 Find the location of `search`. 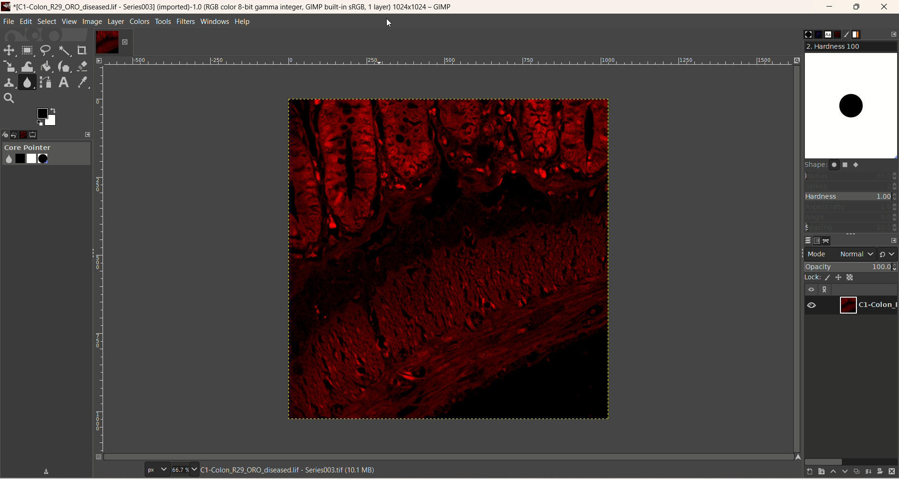

search is located at coordinates (9, 98).